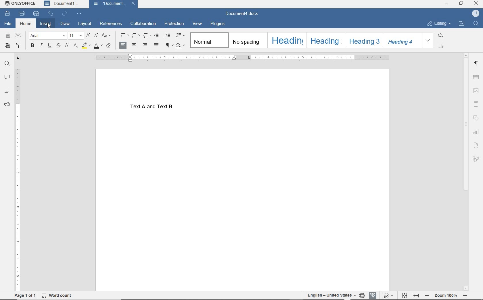 The width and height of the screenshot is (483, 300). Describe the element at coordinates (6, 14) in the screenshot. I see `SAV` at that location.